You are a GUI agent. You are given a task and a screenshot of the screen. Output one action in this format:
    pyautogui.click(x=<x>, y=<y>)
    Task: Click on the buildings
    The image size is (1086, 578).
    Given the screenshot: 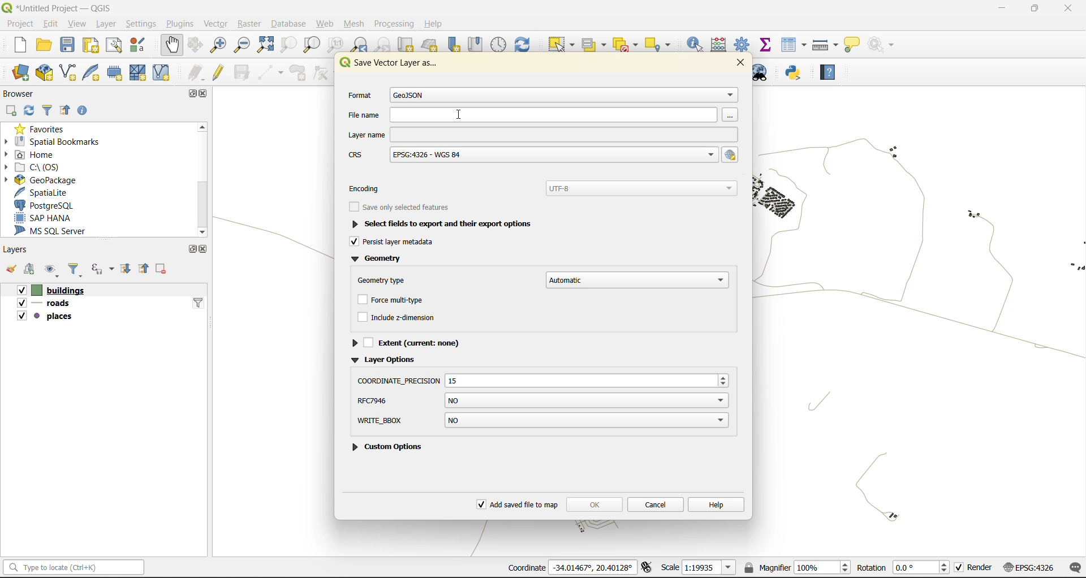 What is the action you would take?
    pyautogui.click(x=48, y=290)
    